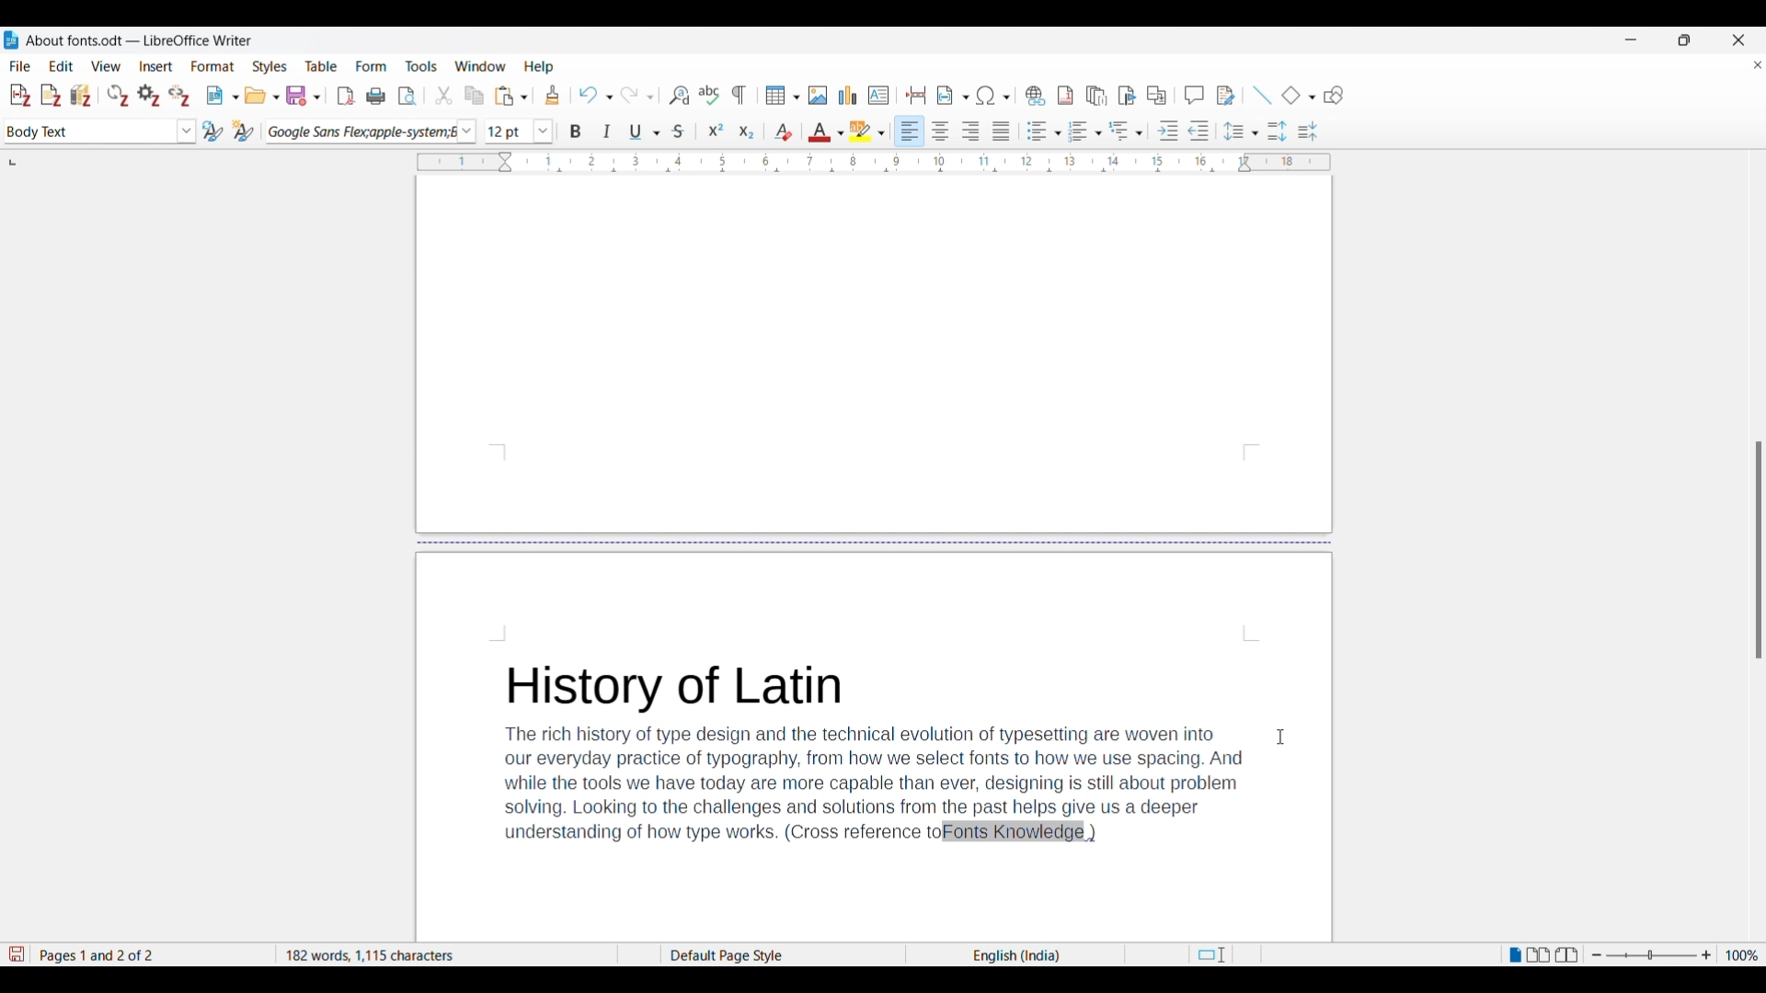 Image resolution: width=1766 pixels, height=993 pixels. What do you see at coordinates (11, 40) in the screenshot?
I see `LibreOffice Writer logo` at bounding box center [11, 40].